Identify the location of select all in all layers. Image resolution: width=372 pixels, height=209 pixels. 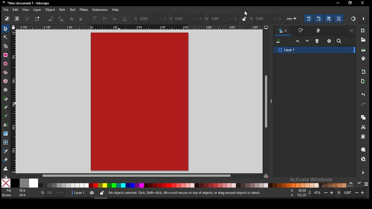
(17, 19).